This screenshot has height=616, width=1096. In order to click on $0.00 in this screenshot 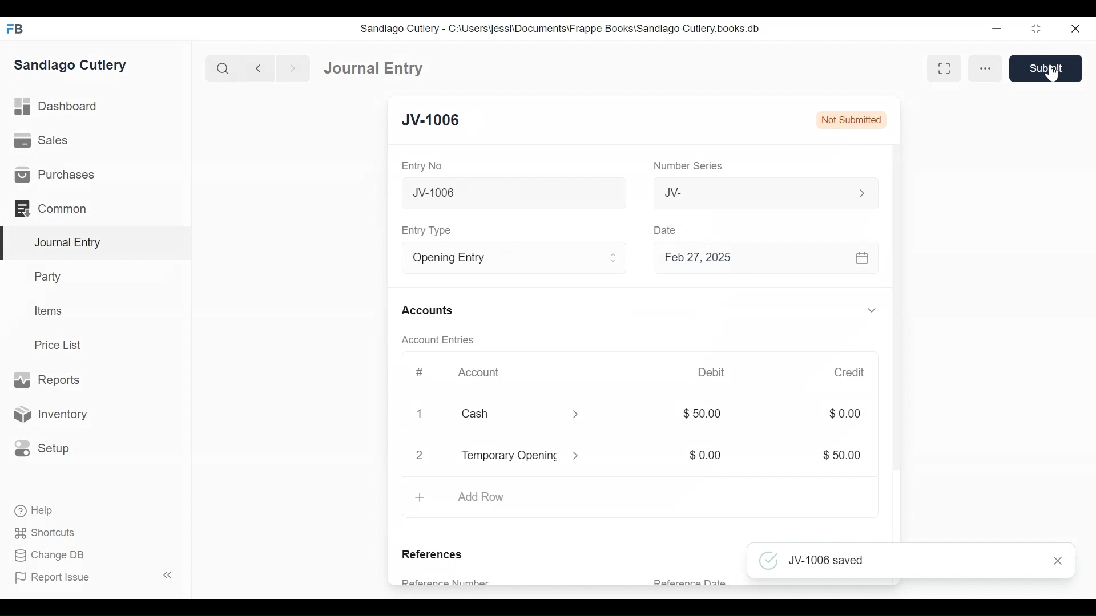, I will do `click(844, 414)`.